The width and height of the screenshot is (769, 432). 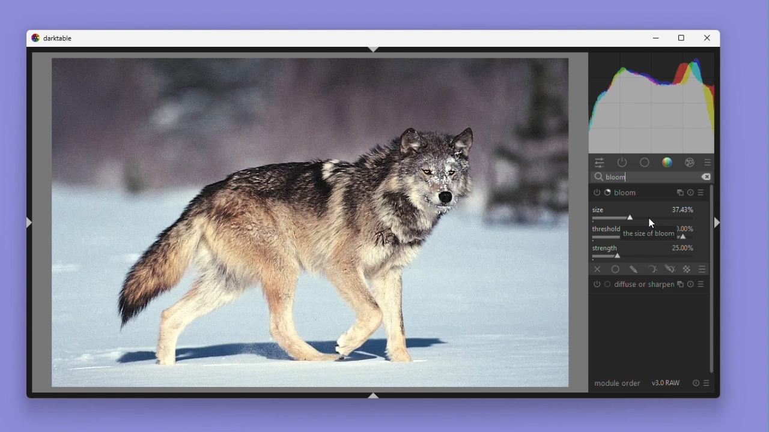 What do you see at coordinates (622, 163) in the screenshot?
I see `Show only active modules` at bounding box center [622, 163].